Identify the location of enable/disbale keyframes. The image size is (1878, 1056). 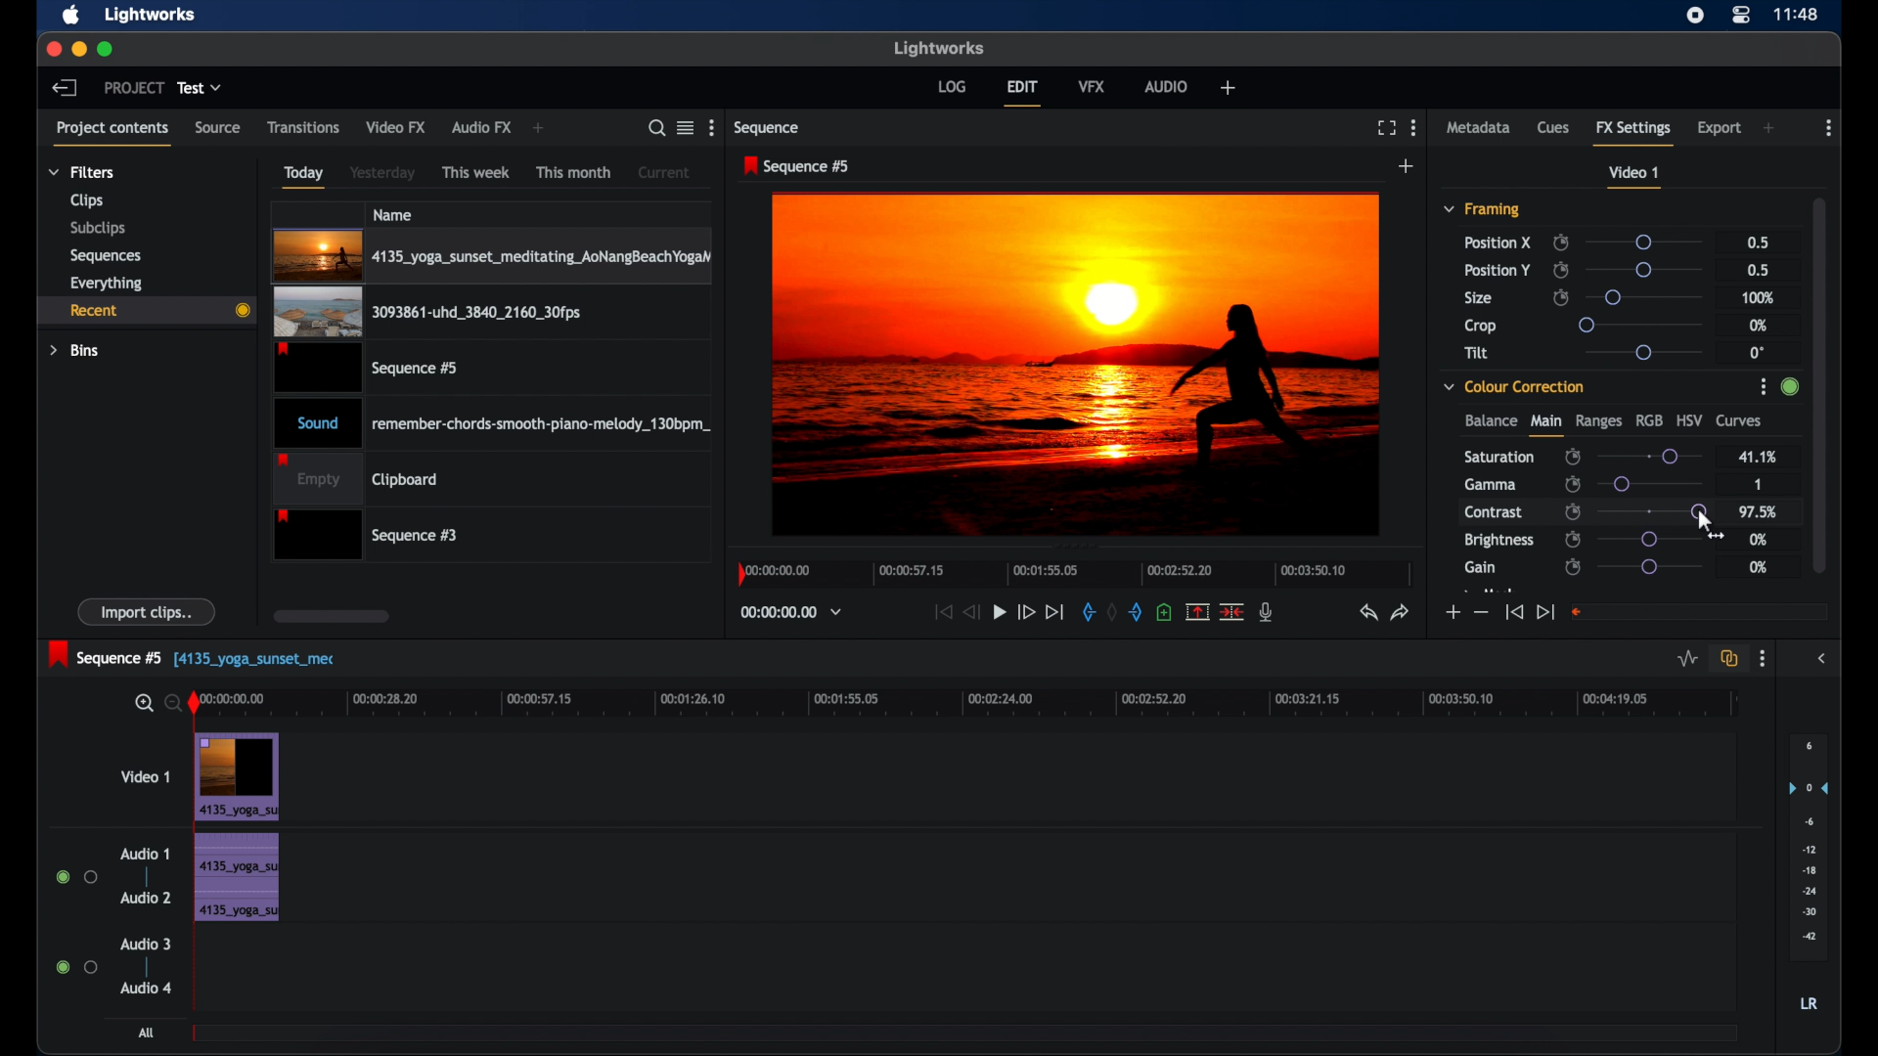
(1574, 455).